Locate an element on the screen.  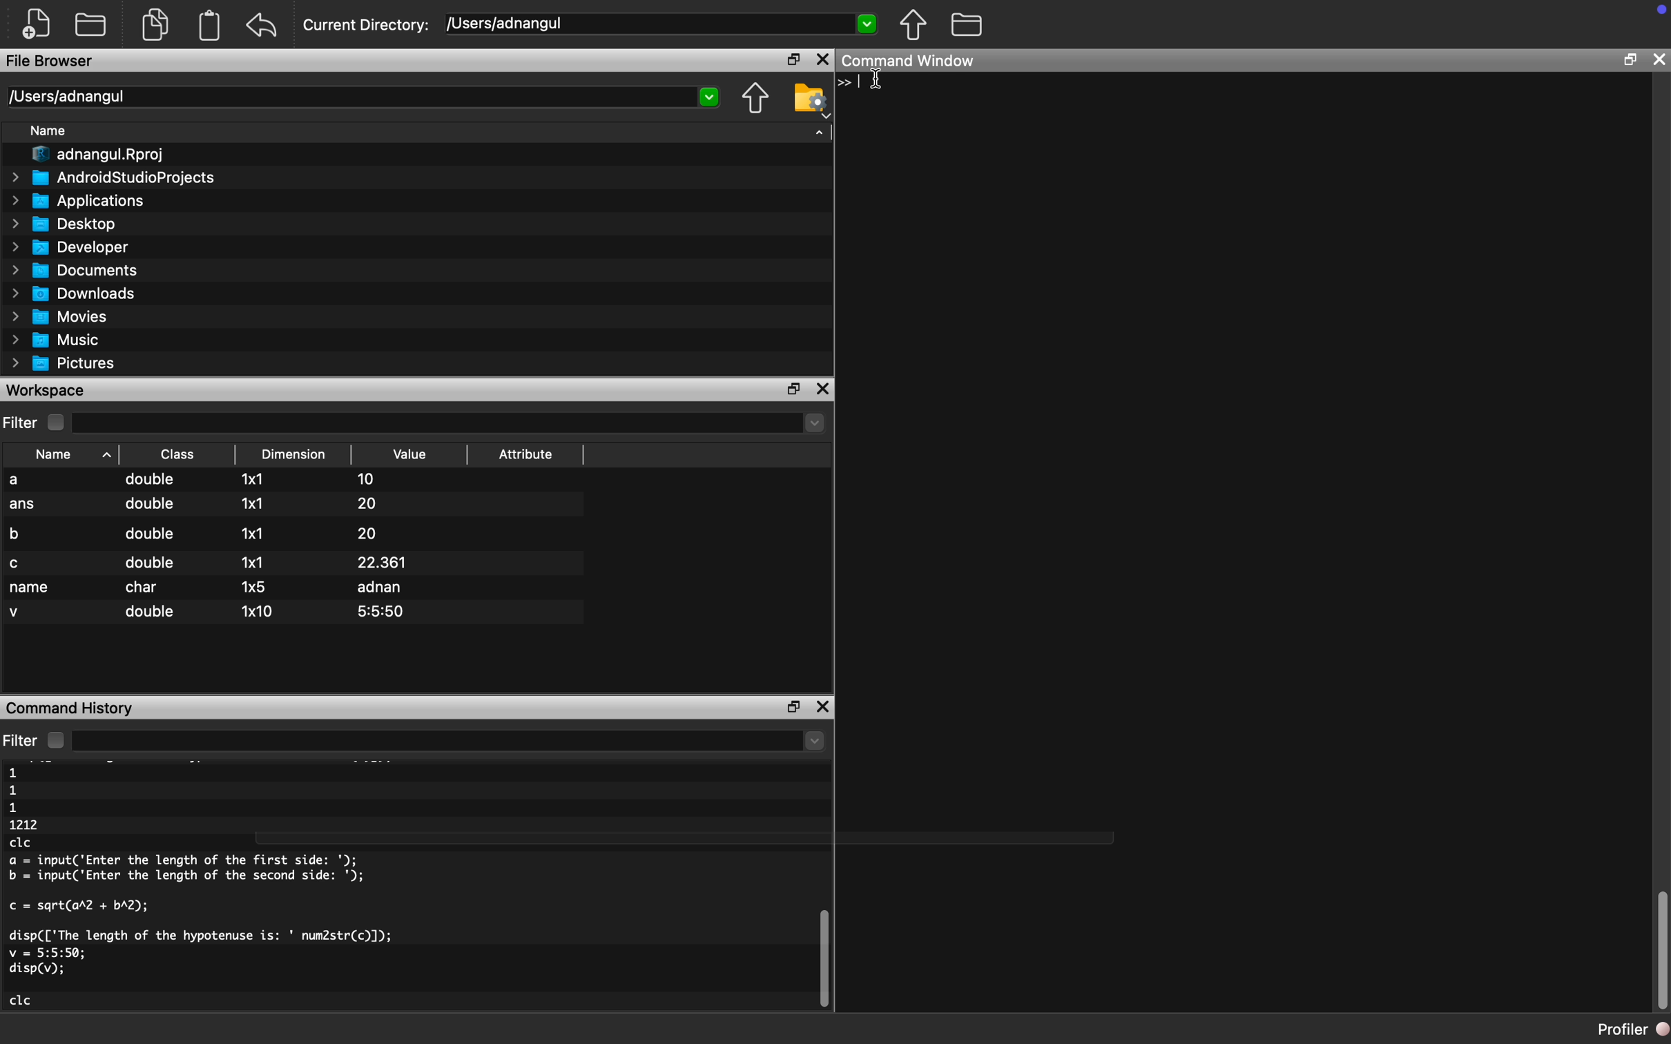
maximize is located at coordinates (791, 707).